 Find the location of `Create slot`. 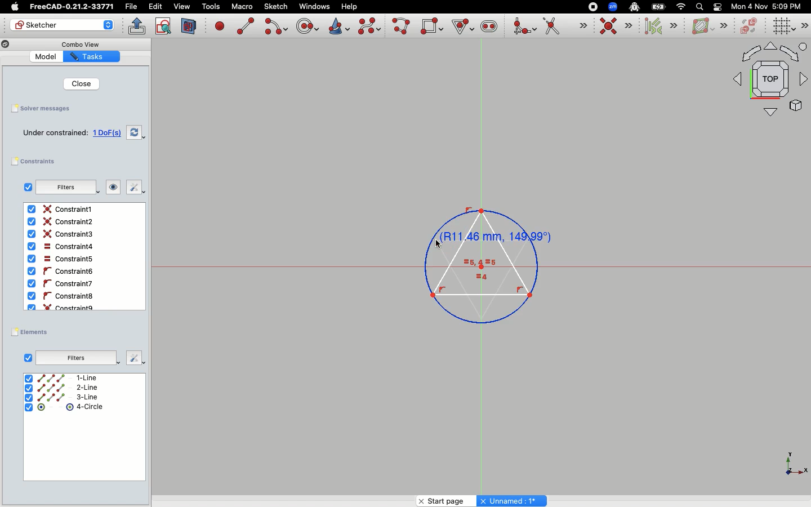

Create slot is located at coordinates (488, 28).